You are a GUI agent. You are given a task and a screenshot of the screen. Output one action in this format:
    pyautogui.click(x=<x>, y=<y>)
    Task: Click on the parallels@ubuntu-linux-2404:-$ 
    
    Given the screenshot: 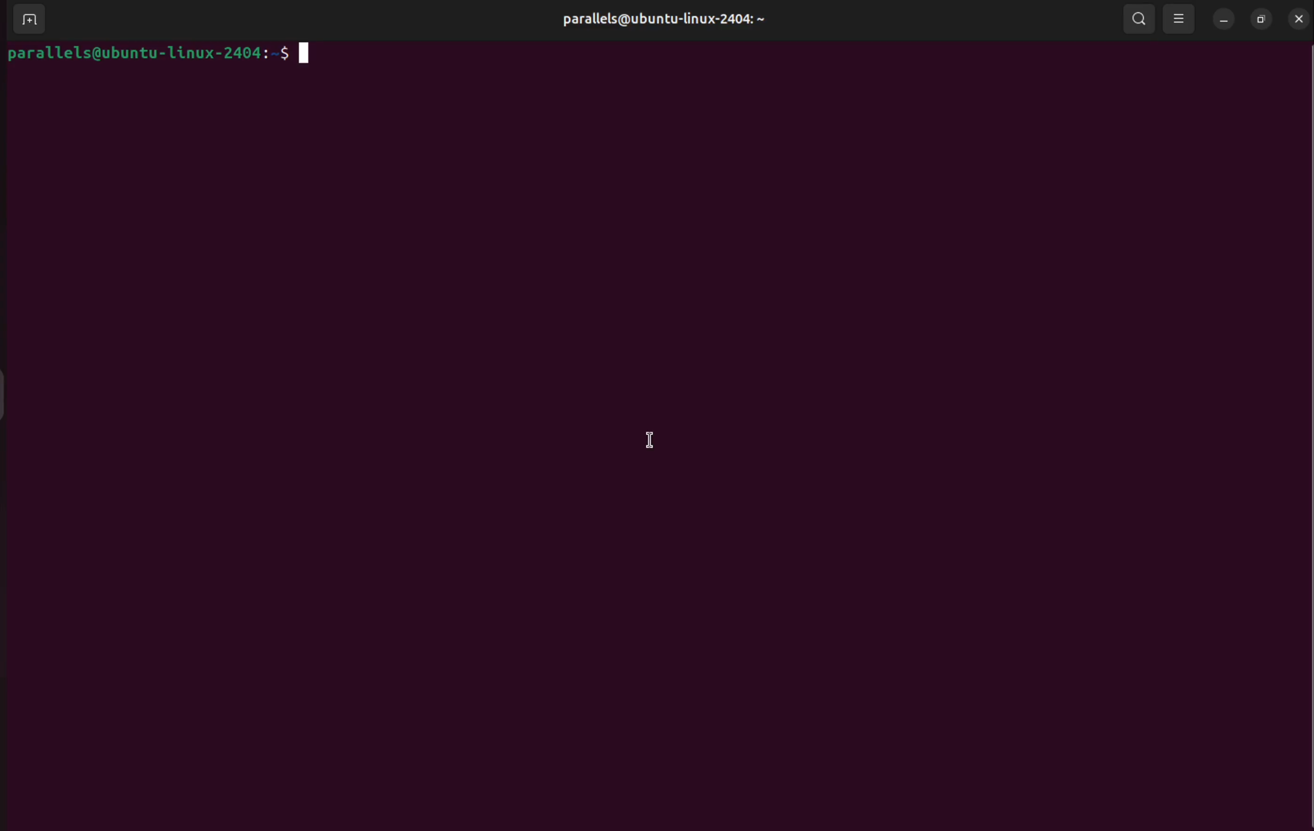 What is the action you would take?
    pyautogui.click(x=175, y=56)
    